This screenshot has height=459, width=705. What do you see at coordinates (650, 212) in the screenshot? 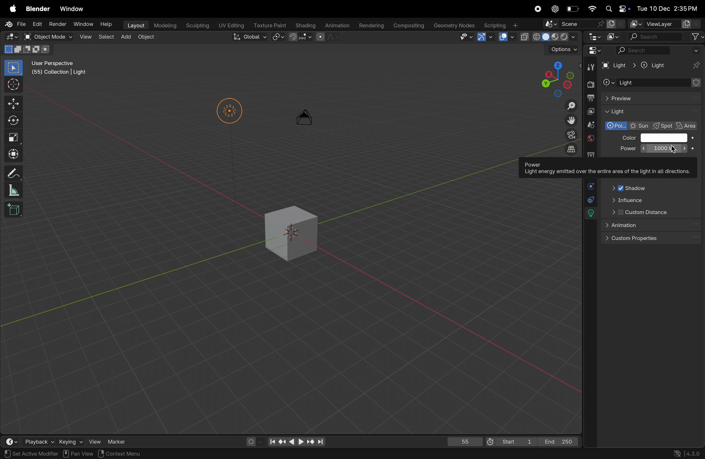
I see `Custom distance` at bounding box center [650, 212].